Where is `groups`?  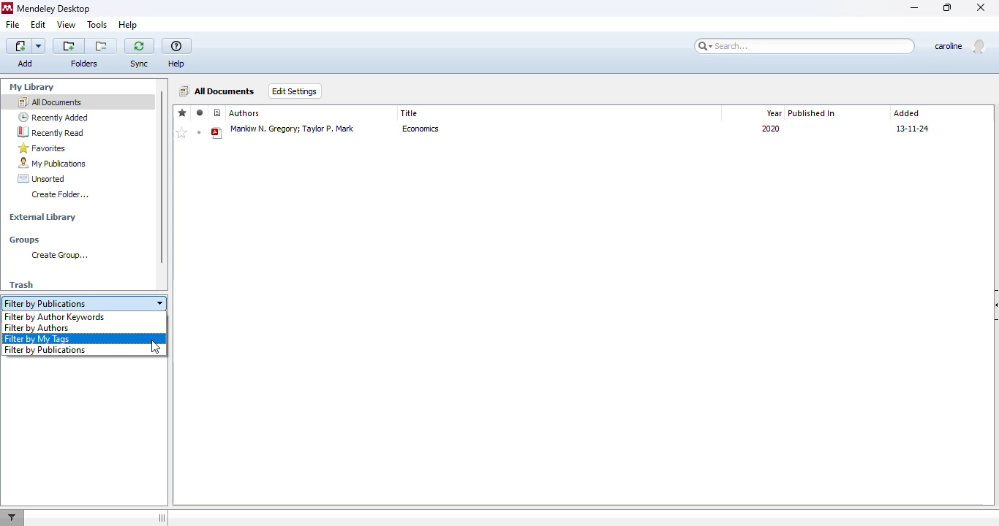 groups is located at coordinates (25, 240).